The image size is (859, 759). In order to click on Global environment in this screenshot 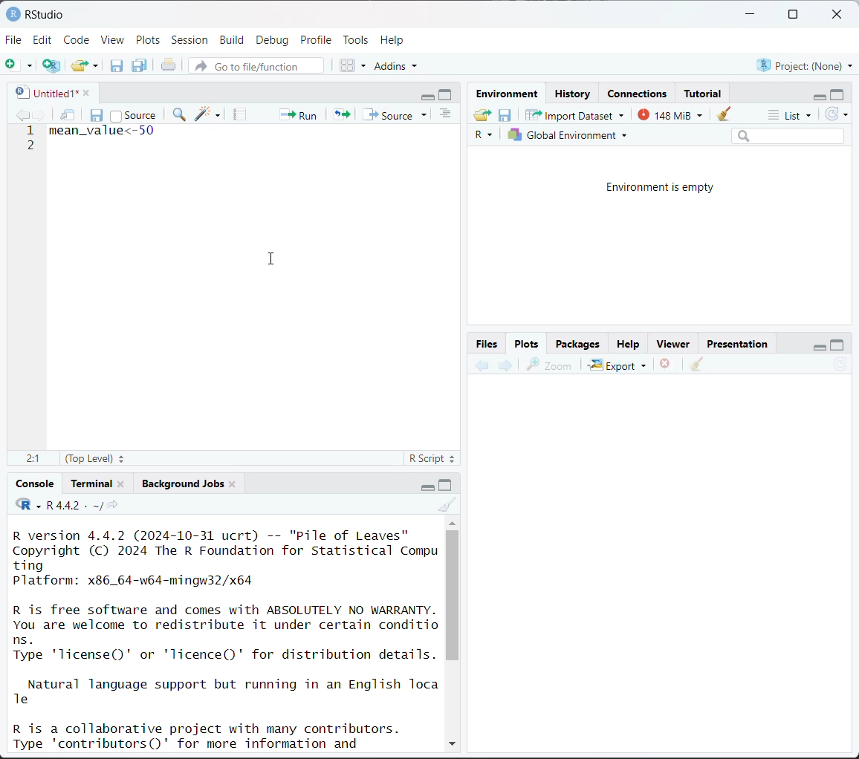, I will do `click(568, 135)`.